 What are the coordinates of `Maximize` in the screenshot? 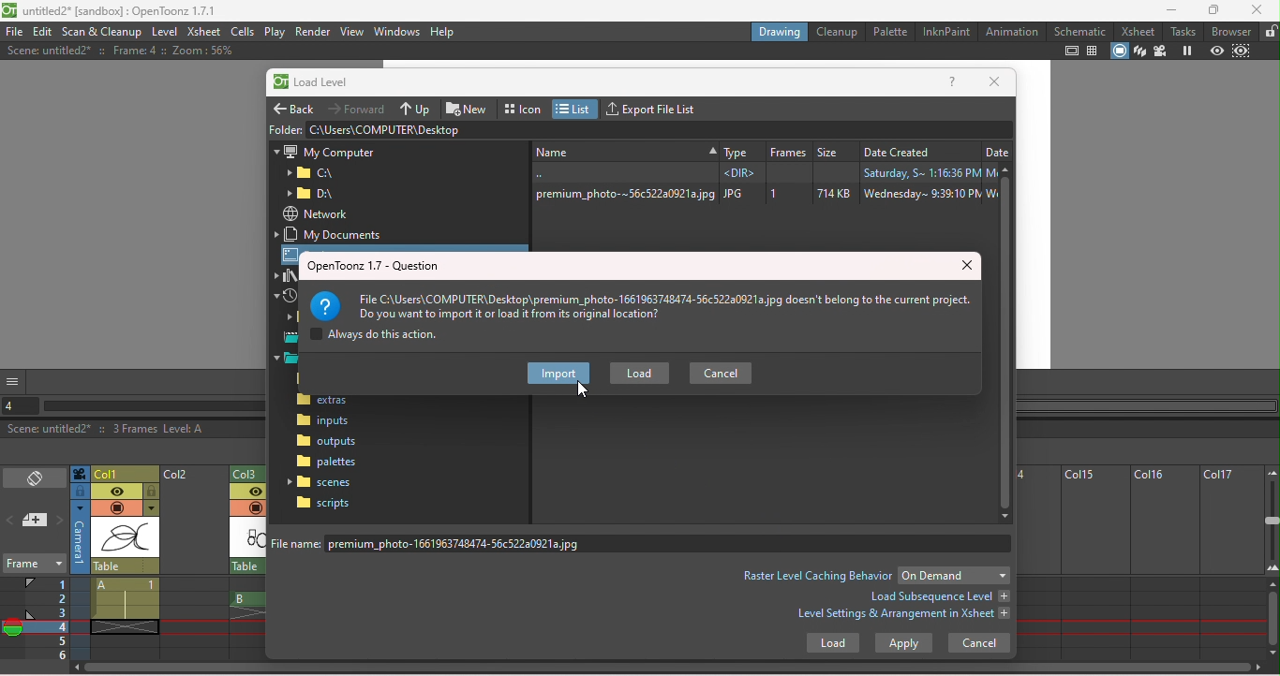 It's located at (1216, 10).